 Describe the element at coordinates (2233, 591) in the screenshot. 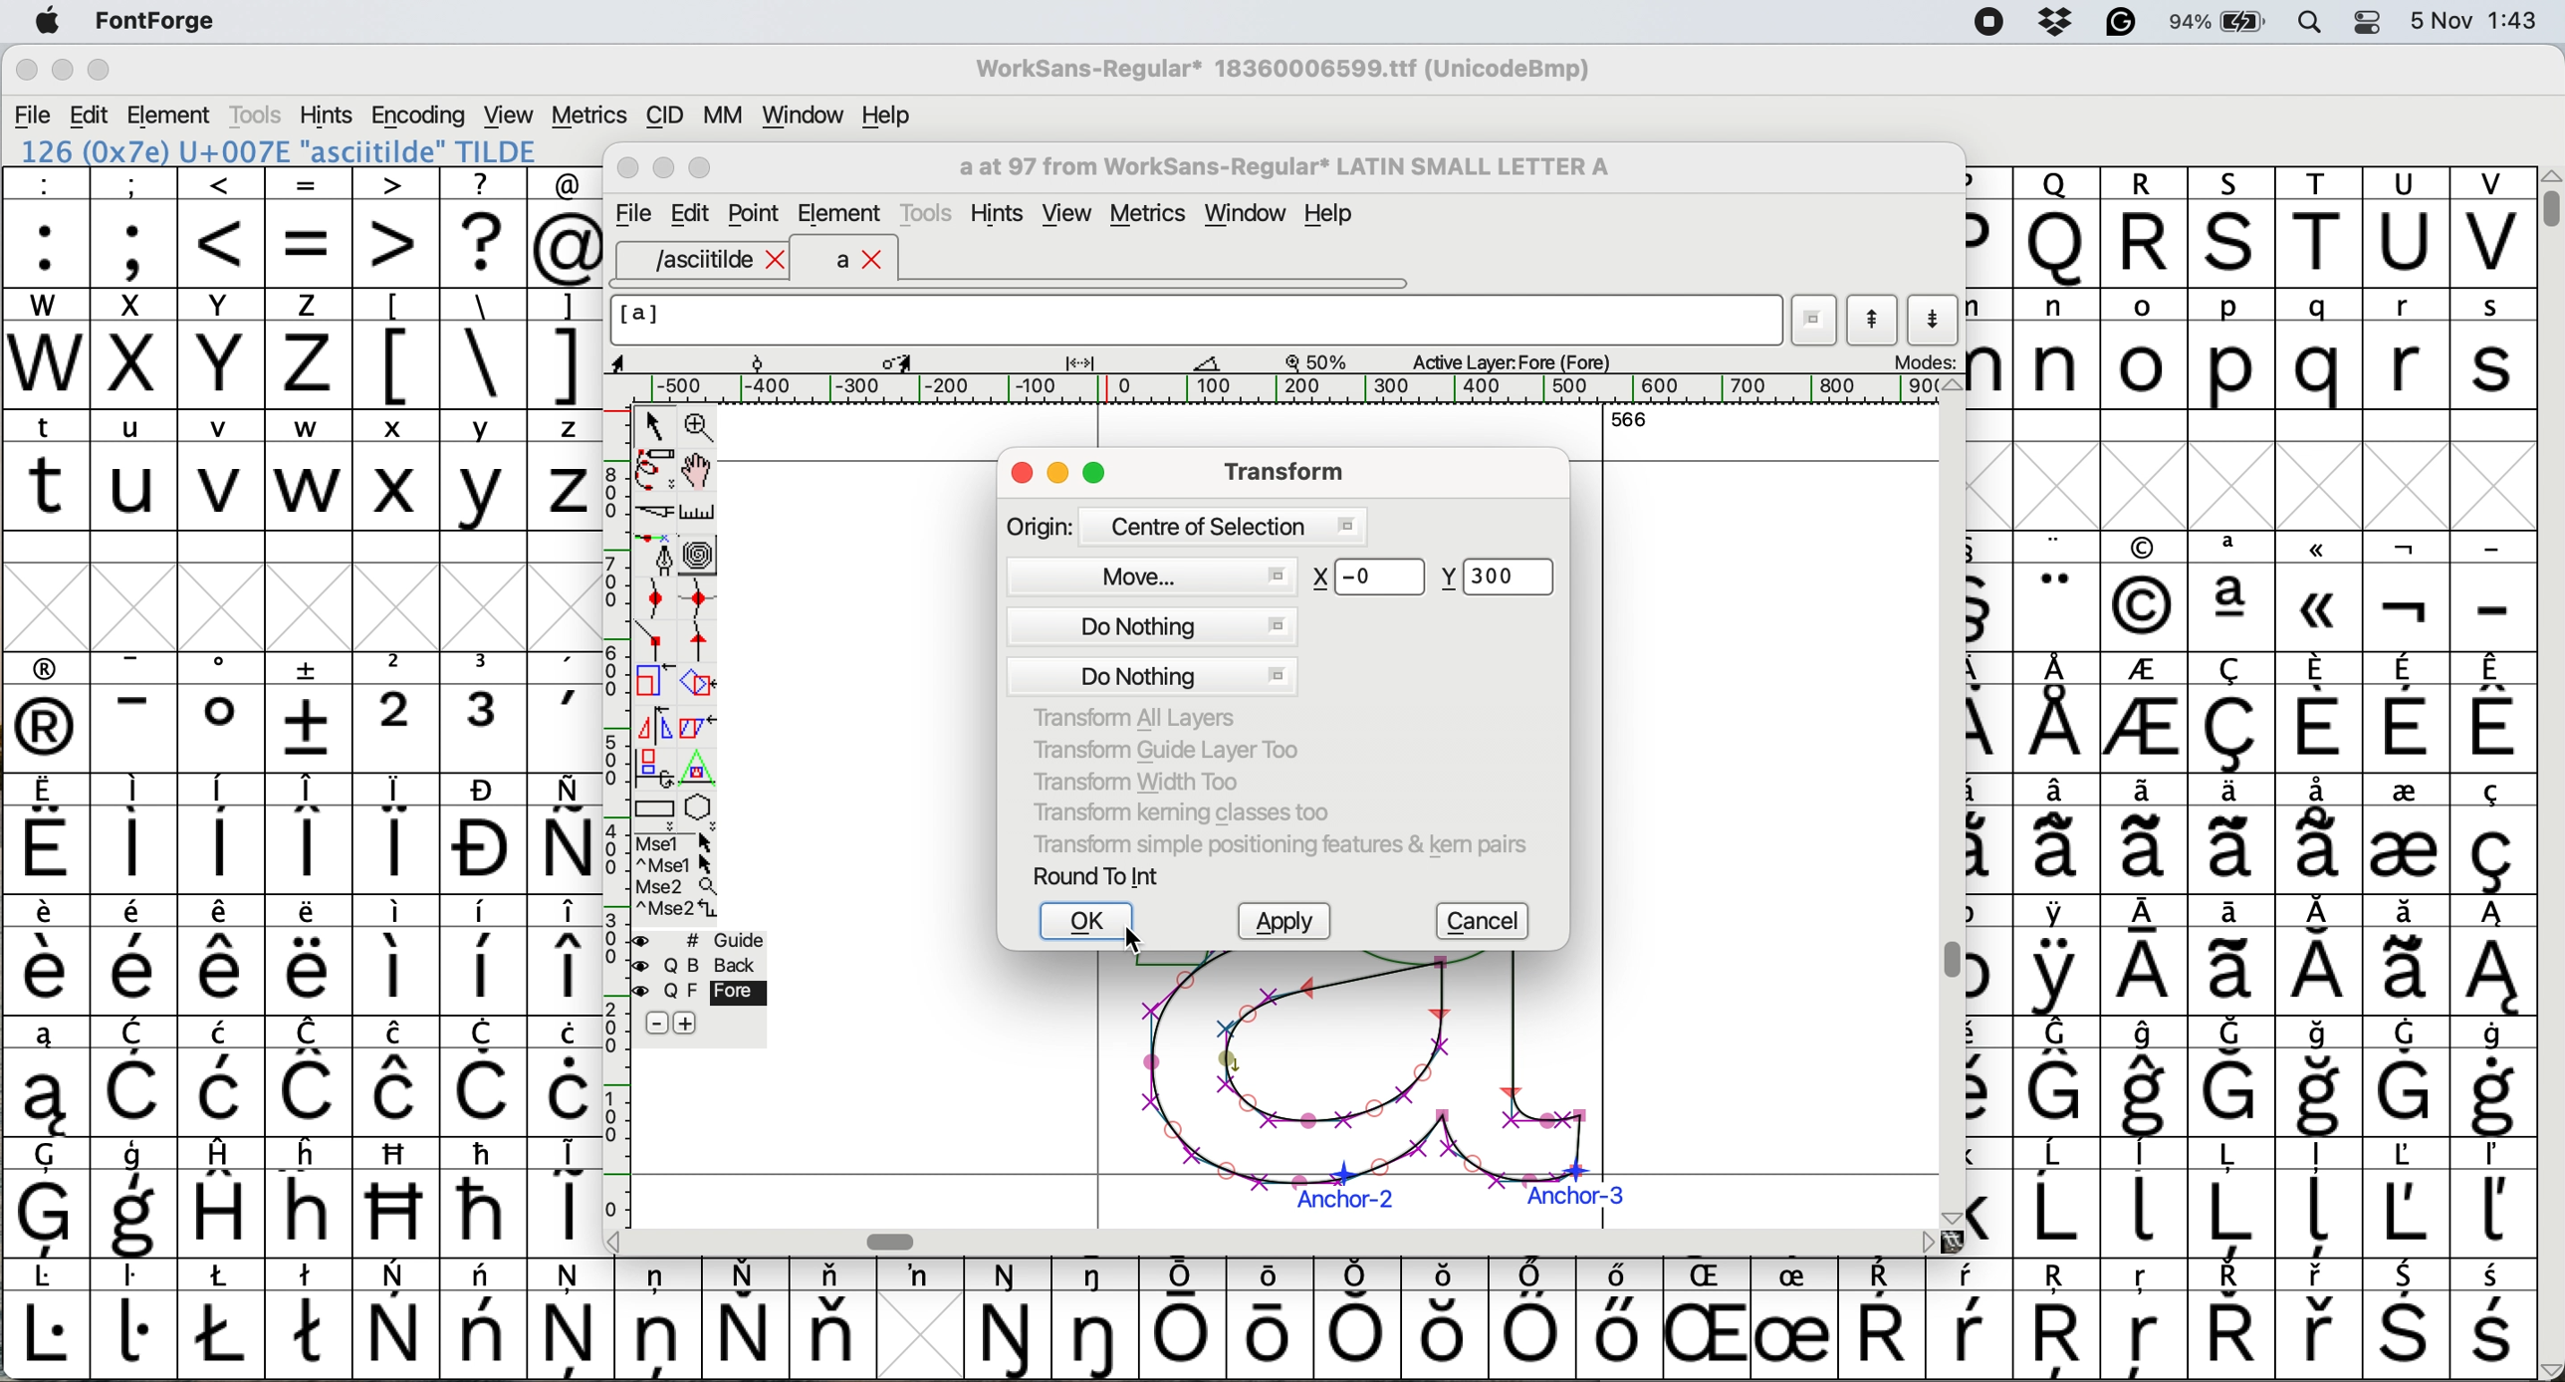

I see `symbol` at that location.